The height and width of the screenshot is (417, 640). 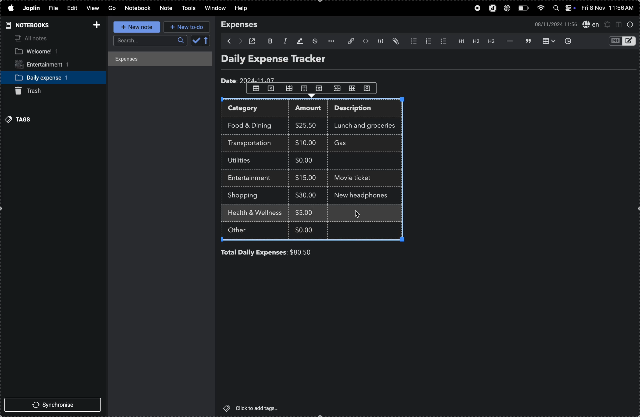 I want to click on , so click(x=290, y=88).